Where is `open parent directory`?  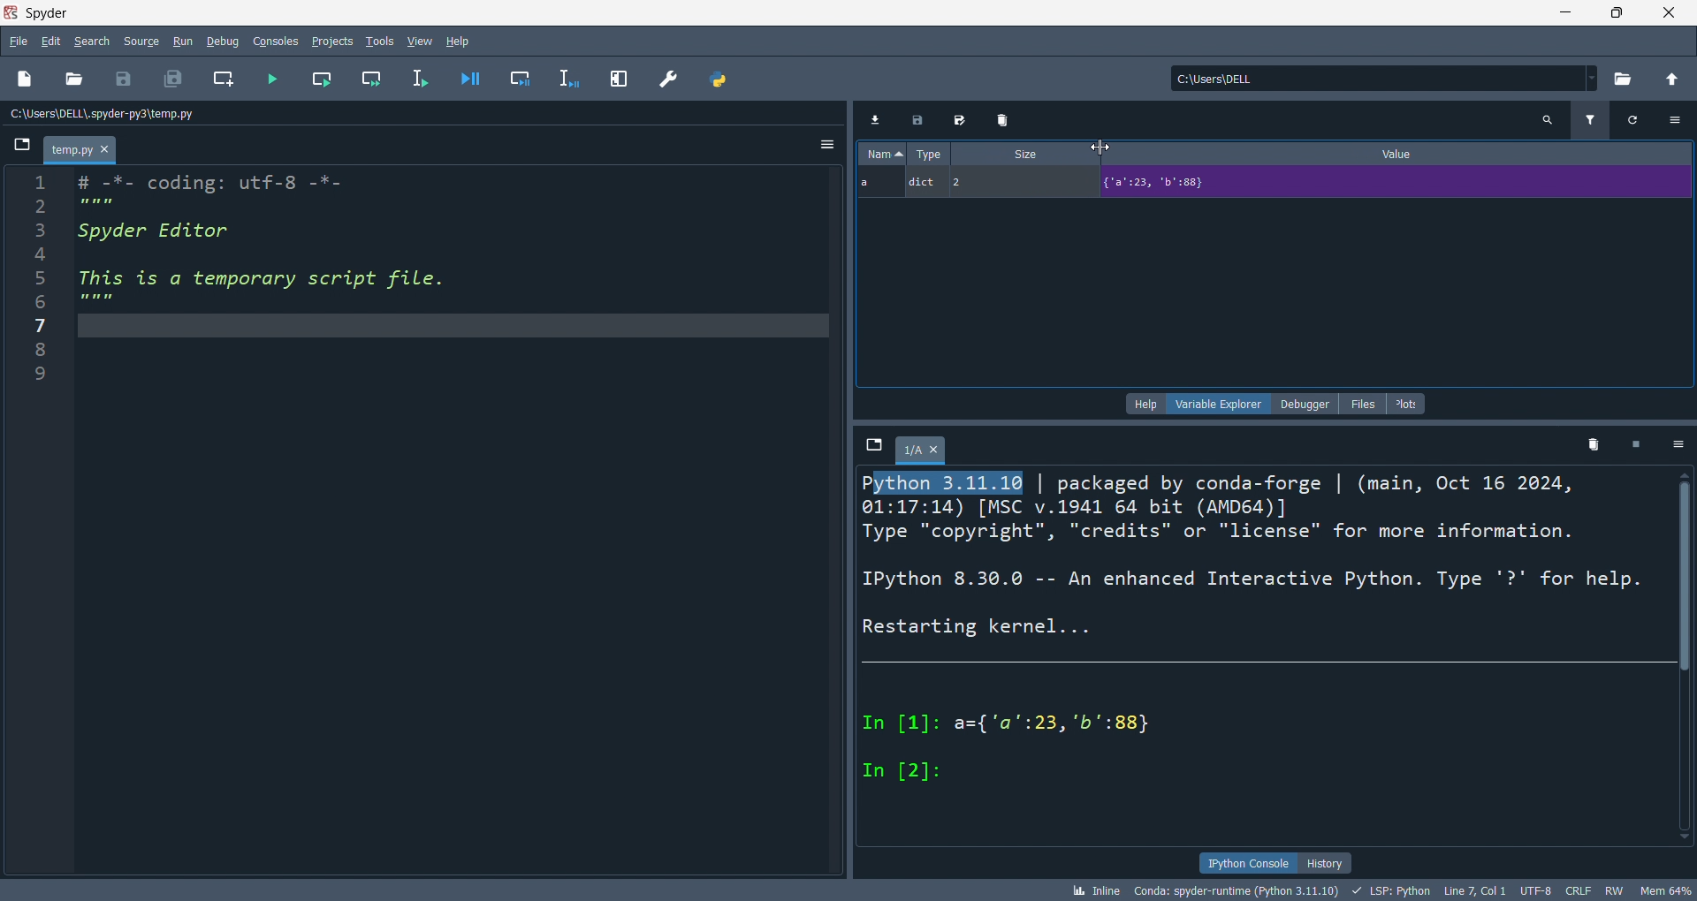
open parent directory is located at coordinates (1669, 79).